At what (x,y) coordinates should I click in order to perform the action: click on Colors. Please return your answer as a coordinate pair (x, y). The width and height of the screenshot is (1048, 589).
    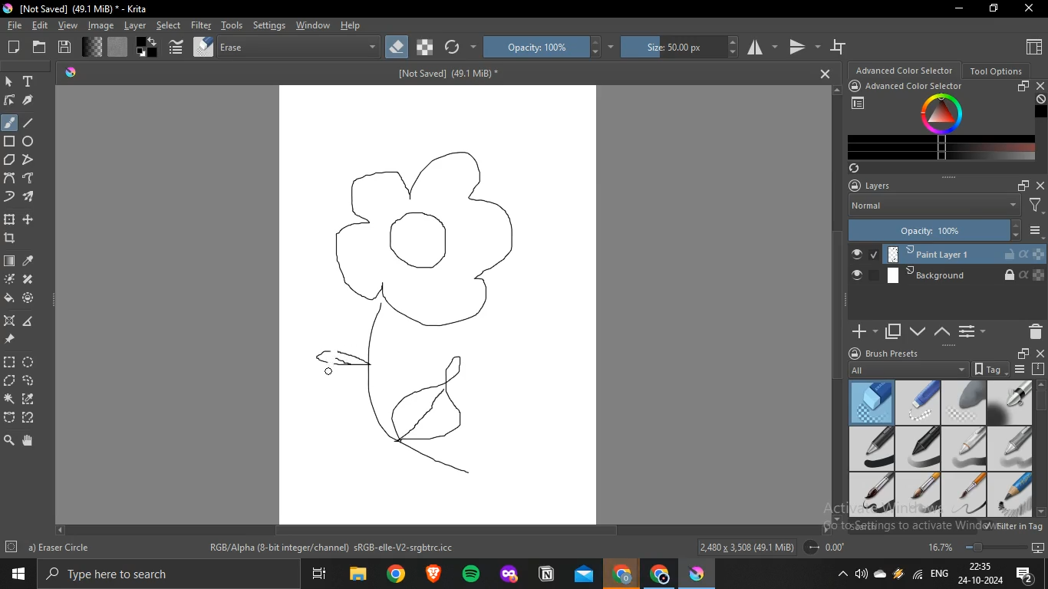
    Looking at the image, I should click on (944, 116).